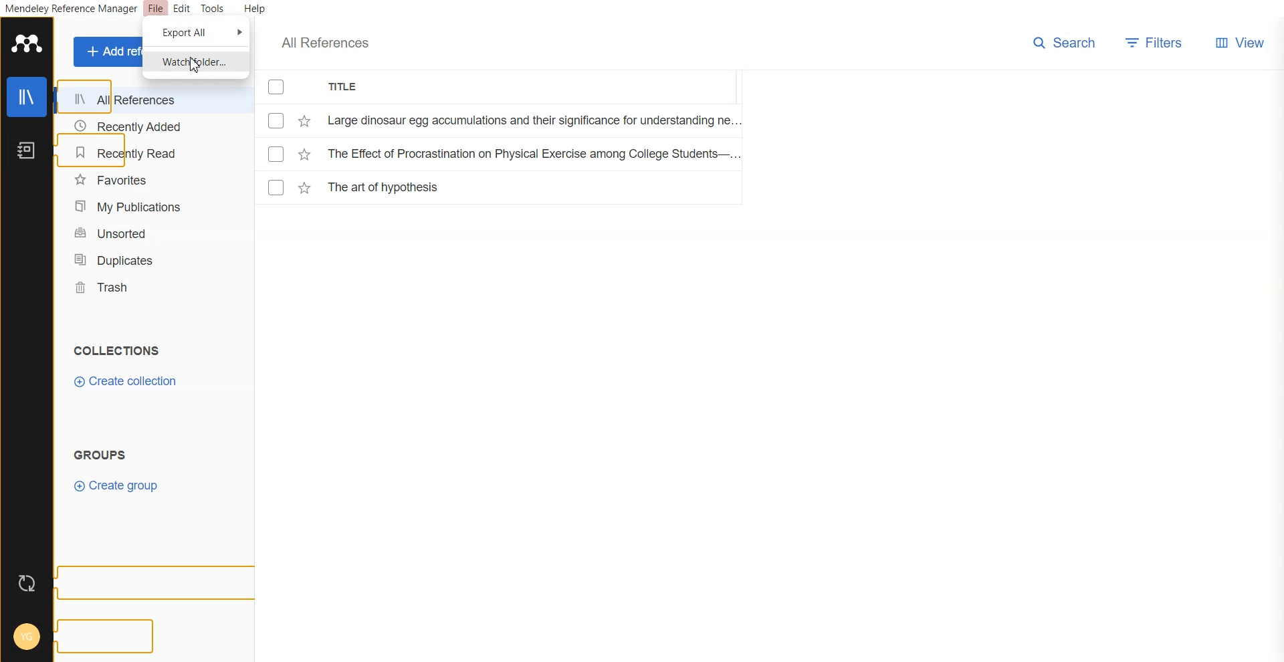 The height and width of the screenshot is (662, 1284). What do you see at coordinates (26, 637) in the screenshot?
I see `Account` at bounding box center [26, 637].